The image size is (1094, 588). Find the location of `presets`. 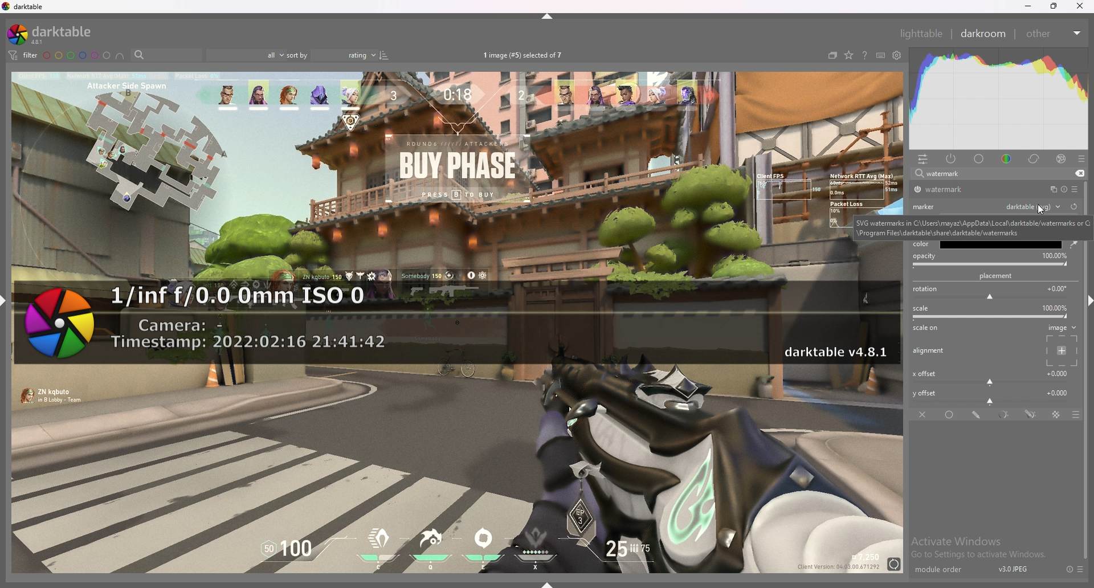

presets is located at coordinates (1081, 159).